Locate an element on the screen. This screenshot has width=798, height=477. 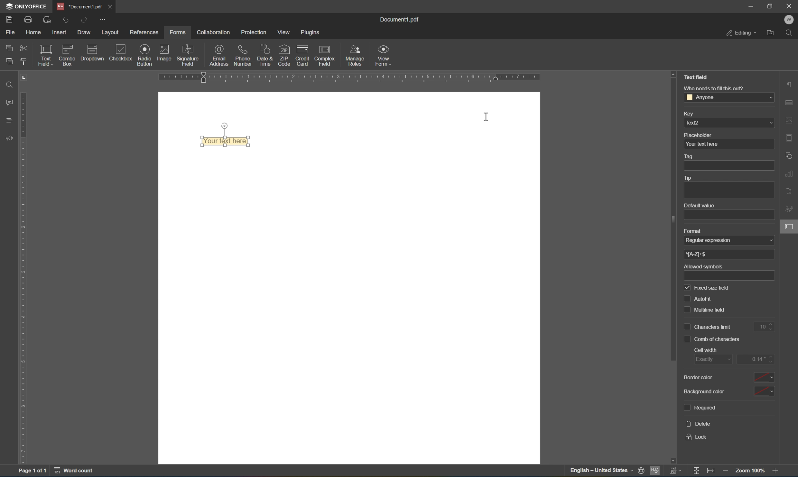
0.14 is located at coordinates (758, 359).